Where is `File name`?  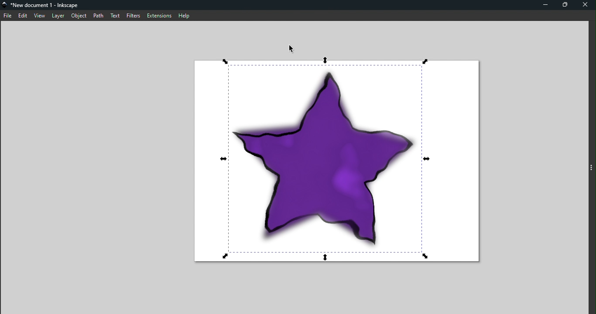 File name is located at coordinates (42, 4).